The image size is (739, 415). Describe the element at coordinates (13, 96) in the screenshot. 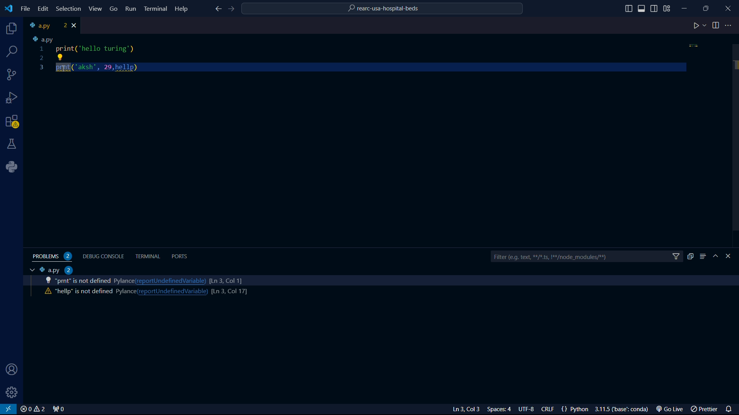

I see `bug` at that location.